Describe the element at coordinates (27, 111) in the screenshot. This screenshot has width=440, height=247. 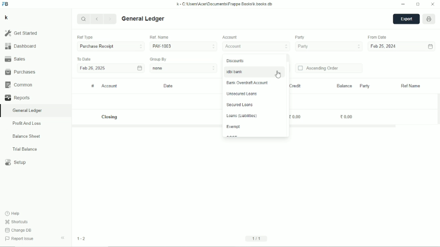
I see `General ledger` at that location.